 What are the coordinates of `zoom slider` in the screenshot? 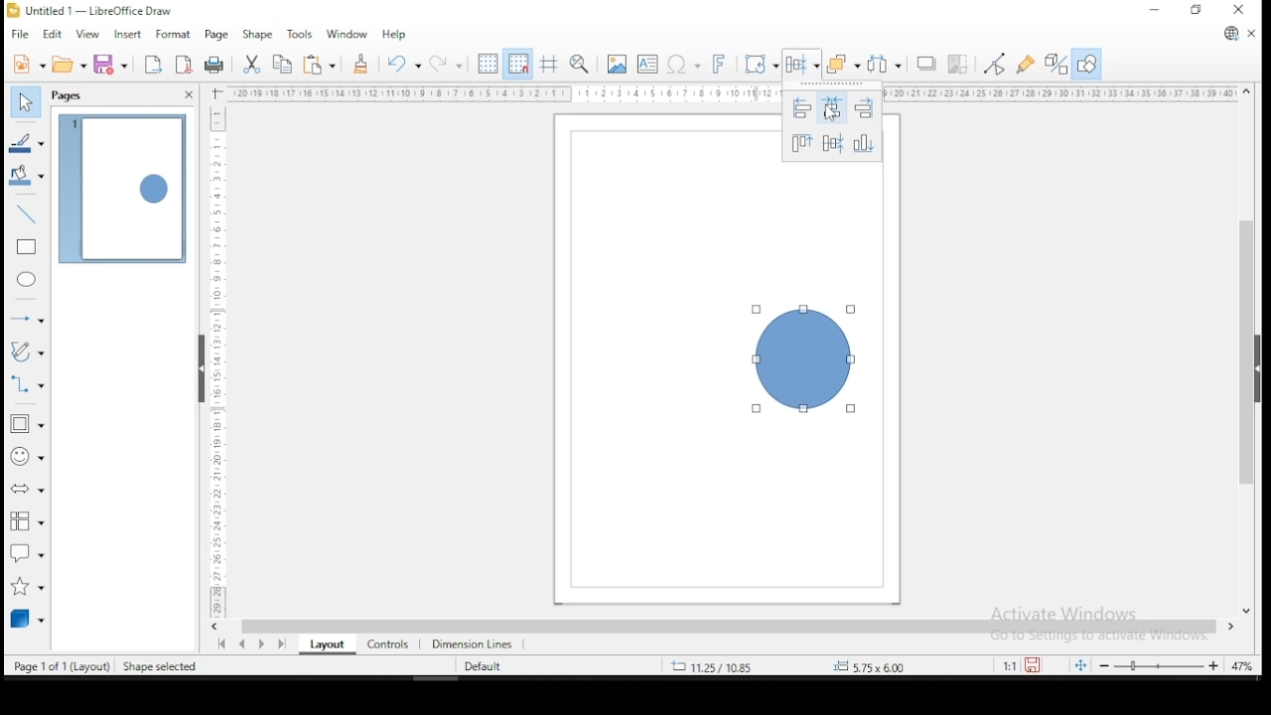 It's located at (1158, 664).